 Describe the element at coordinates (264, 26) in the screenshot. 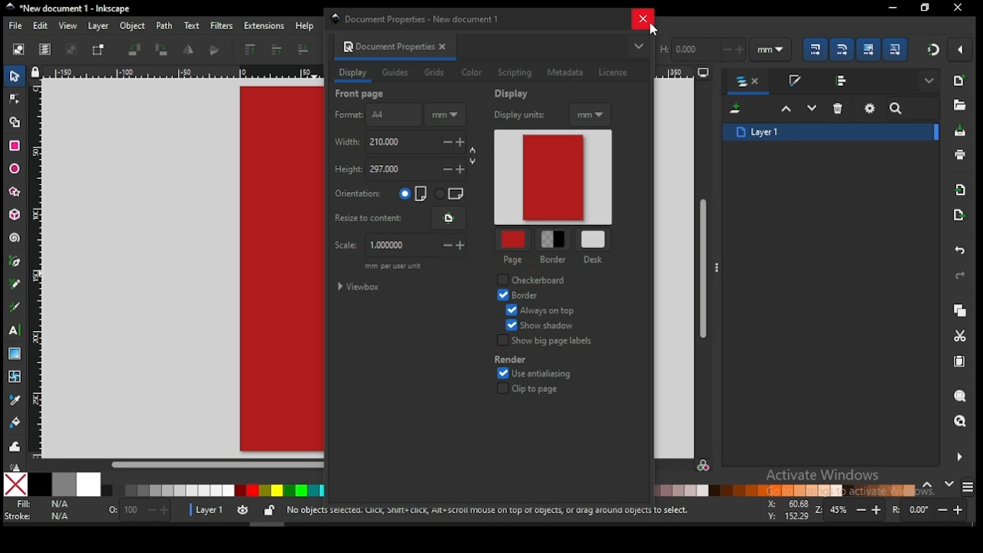

I see `extensions` at that location.